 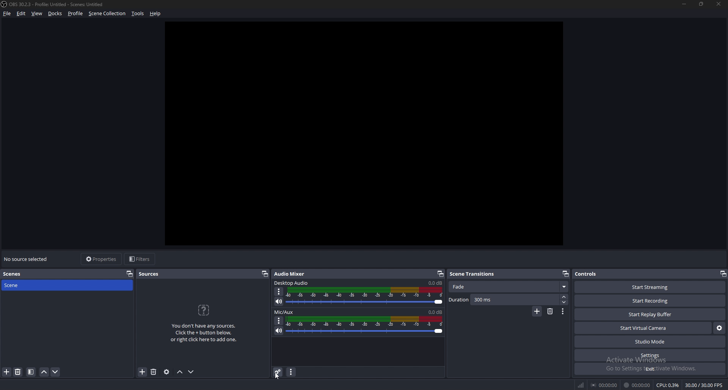 What do you see at coordinates (537, 311) in the screenshot?
I see `add transition` at bounding box center [537, 311].